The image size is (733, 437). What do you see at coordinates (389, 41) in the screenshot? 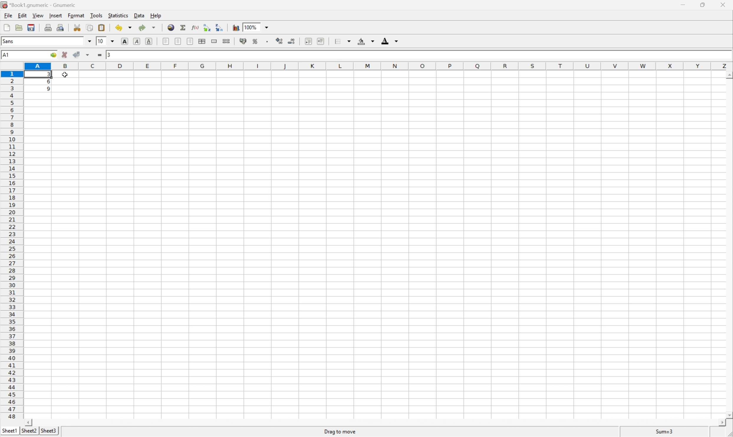
I see `Foreground` at bounding box center [389, 41].